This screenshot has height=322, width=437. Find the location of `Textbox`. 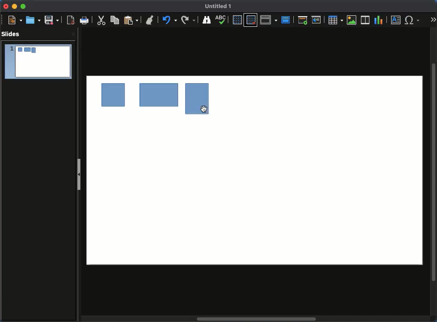

Textbox is located at coordinates (396, 20).